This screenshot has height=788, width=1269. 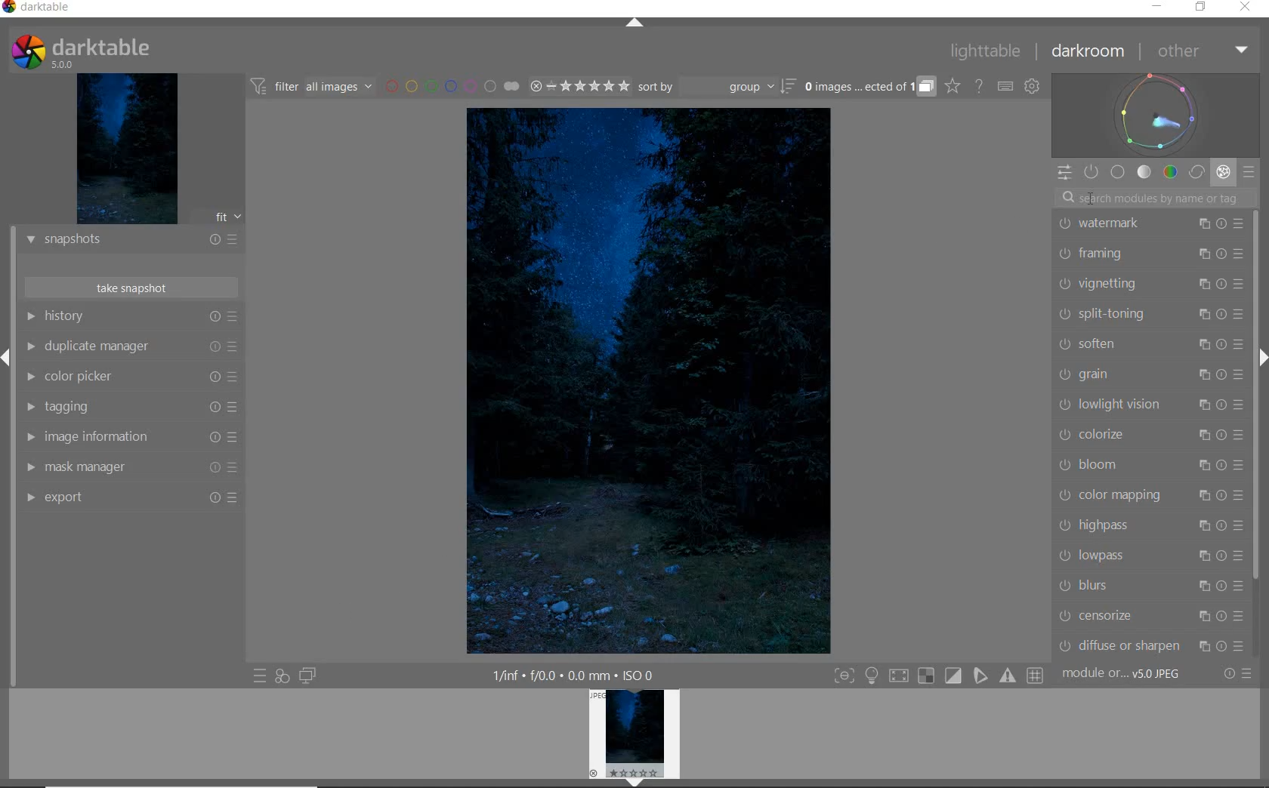 What do you see at coordinates (310, 676) in the screenshot?
I see `DISPLAY A SECOND DARKROOM IMAGE WINDOW` at bounding box center [310, 676].